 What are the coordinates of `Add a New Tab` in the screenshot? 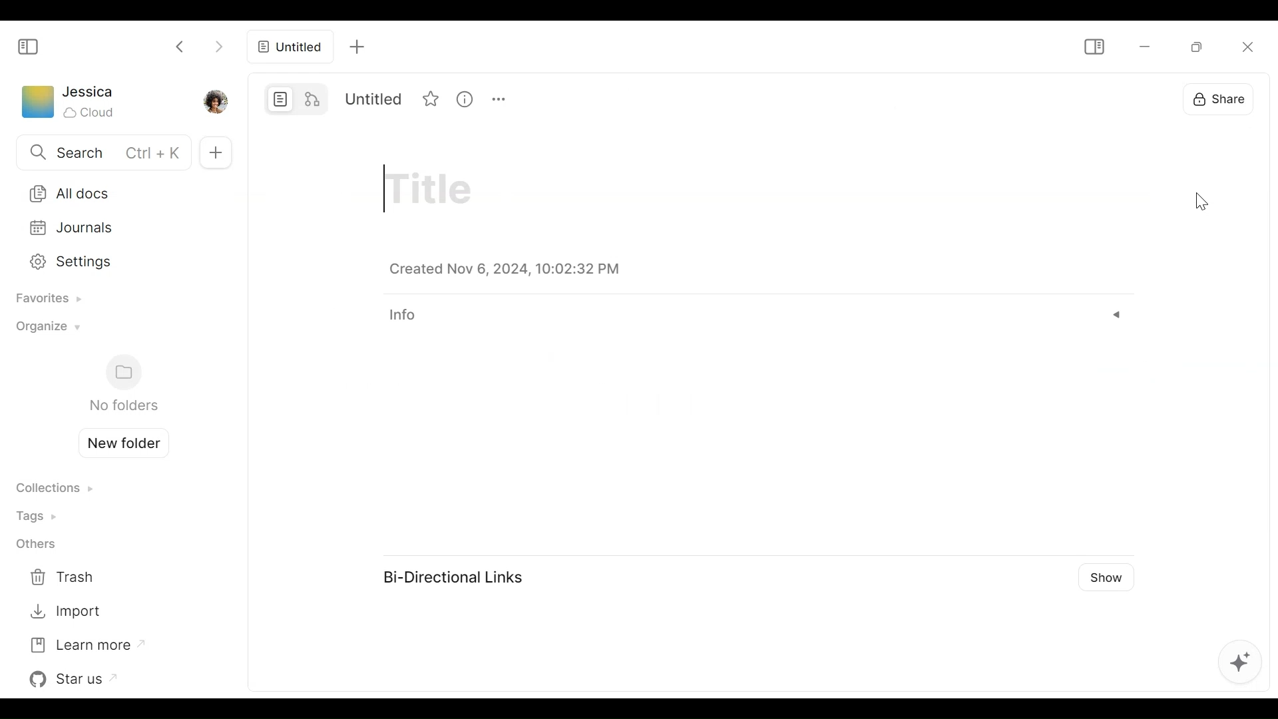 It's located at (356, 46).